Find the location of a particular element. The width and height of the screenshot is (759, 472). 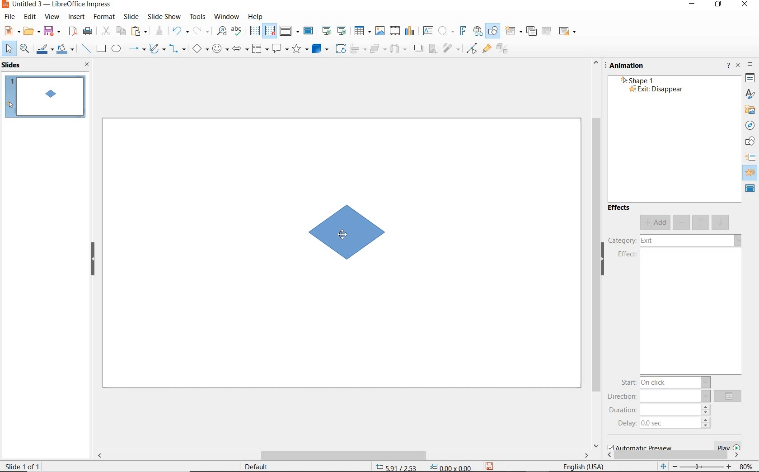

insert frontwork text is located at coordinates (463, 31).